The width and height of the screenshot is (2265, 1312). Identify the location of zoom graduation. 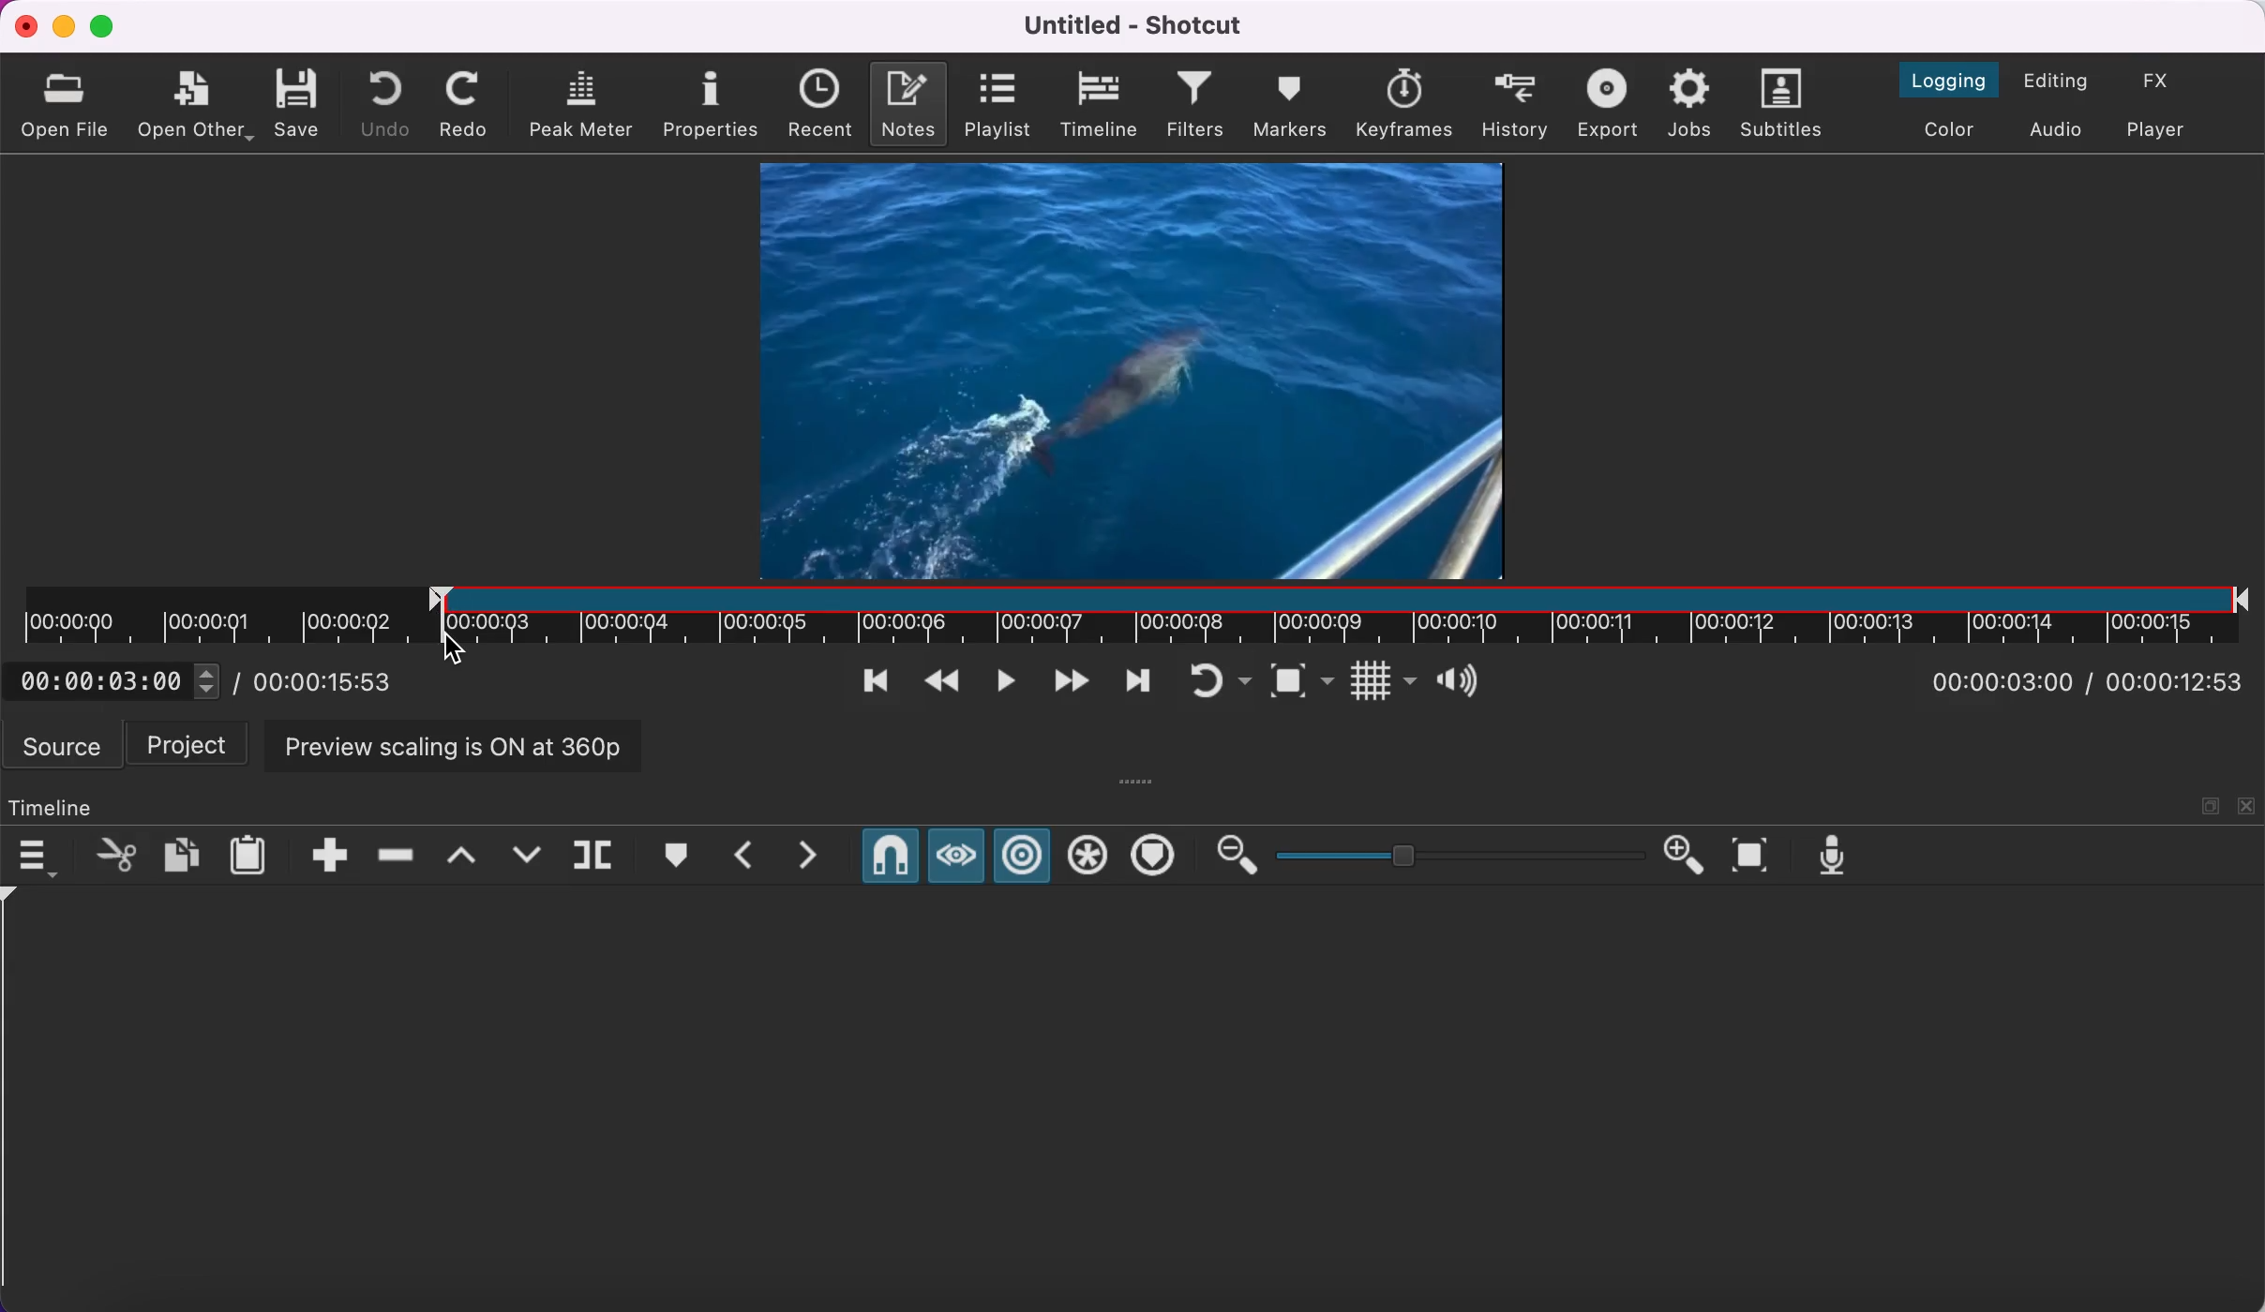
(1458, 855).